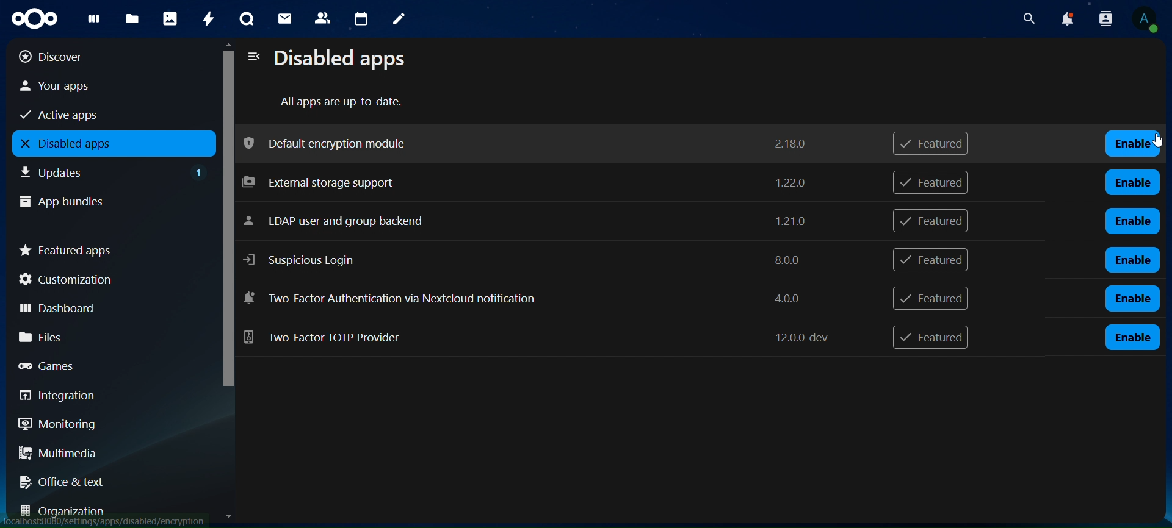  Describe the element at coordinates (170, 18) in the screenshot. I see `photos` at that location.